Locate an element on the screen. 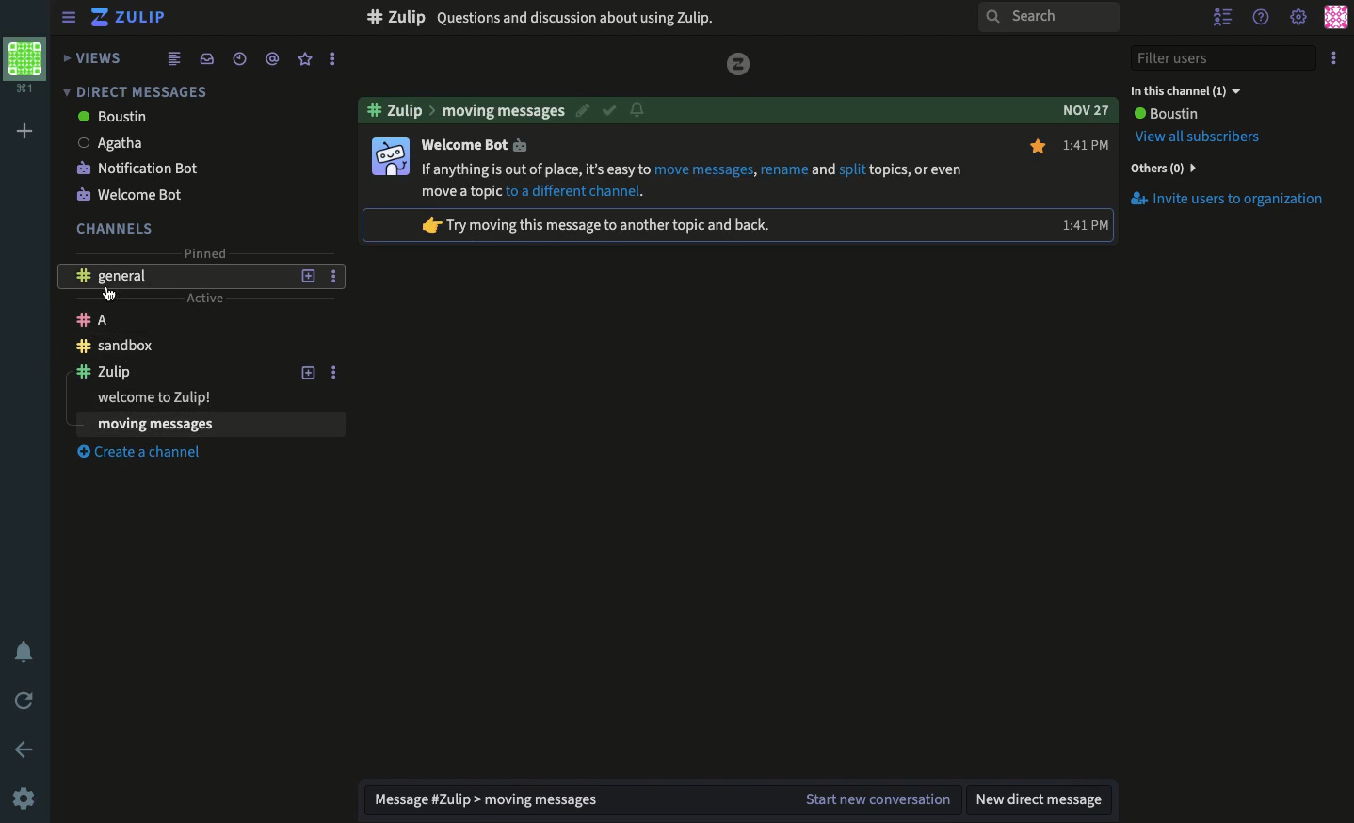 This screenshot has width=1354, height=823. Filter users is located at coordinates (1224, 59).